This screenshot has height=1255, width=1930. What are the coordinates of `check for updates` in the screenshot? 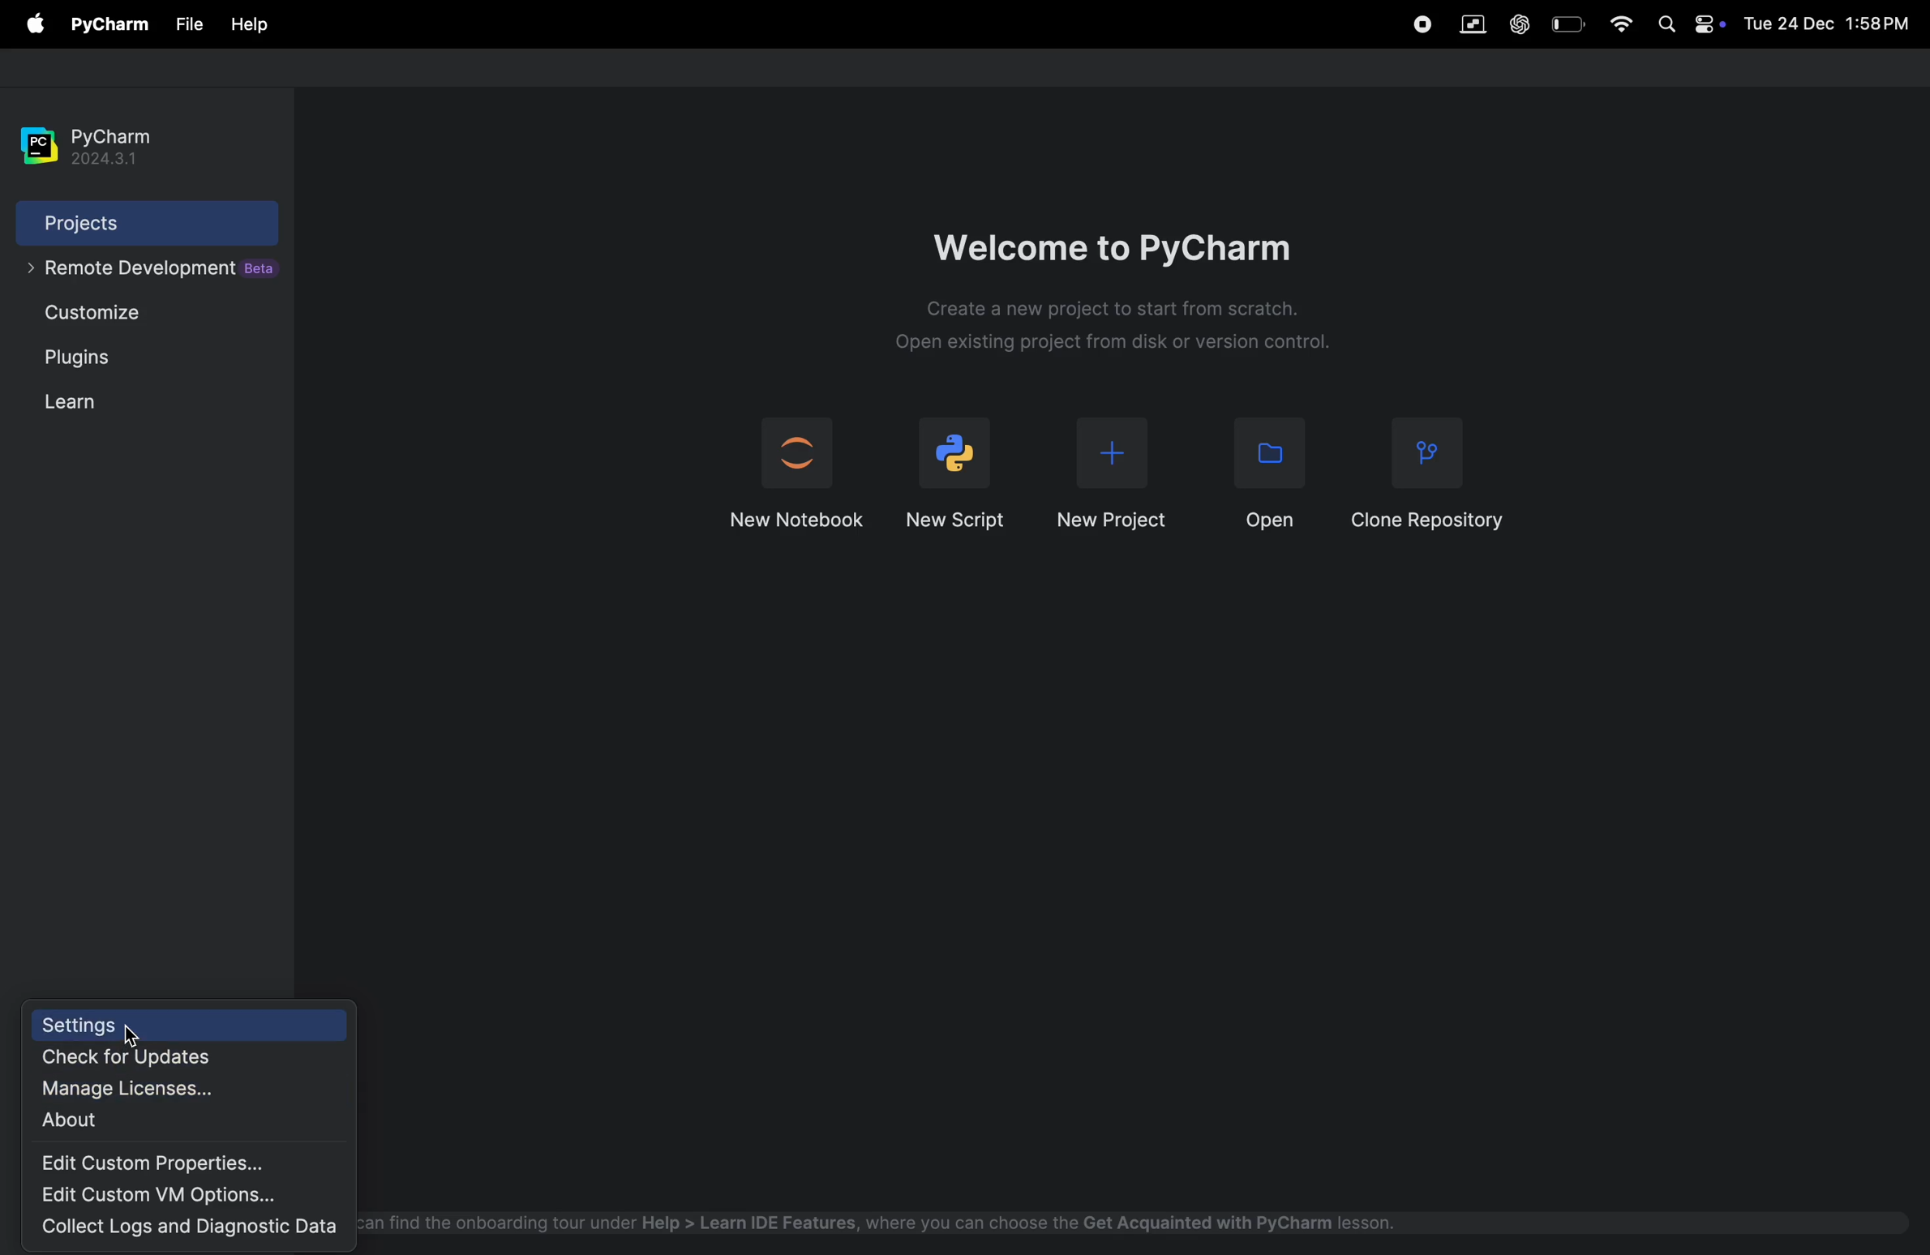 It's located at (168, 1058).